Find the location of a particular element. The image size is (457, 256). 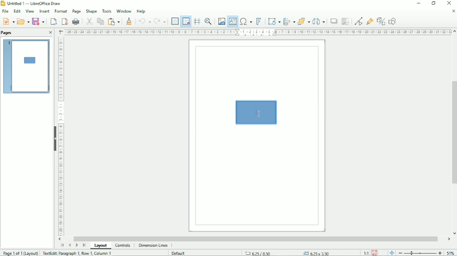

Close is located at coordinates (453, 11).